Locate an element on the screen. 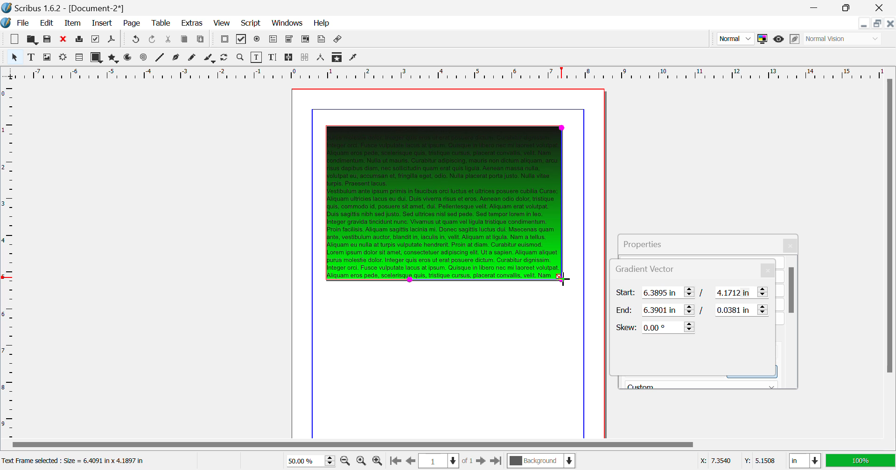 The width and height of the screenshot is (896, 470). Shapes is located at coordinates (96, 57).